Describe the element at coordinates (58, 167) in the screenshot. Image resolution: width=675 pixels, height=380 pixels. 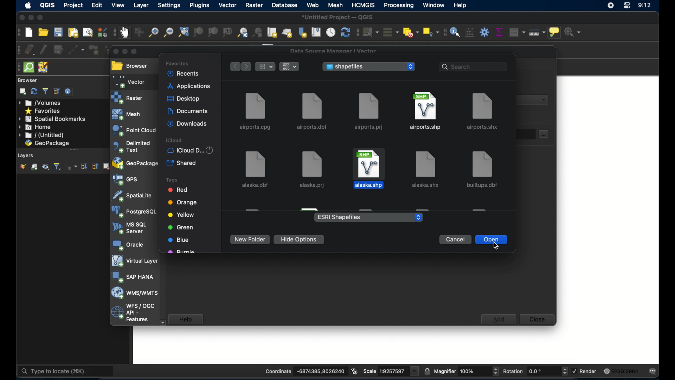
I see `filter legend` at that location.